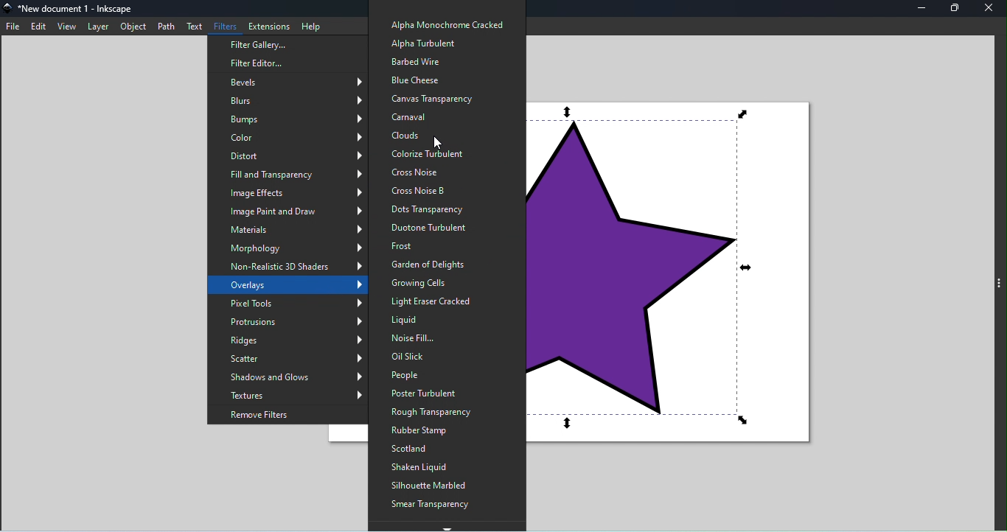  I want to click on Colorize turbulent, so click(448, 153).